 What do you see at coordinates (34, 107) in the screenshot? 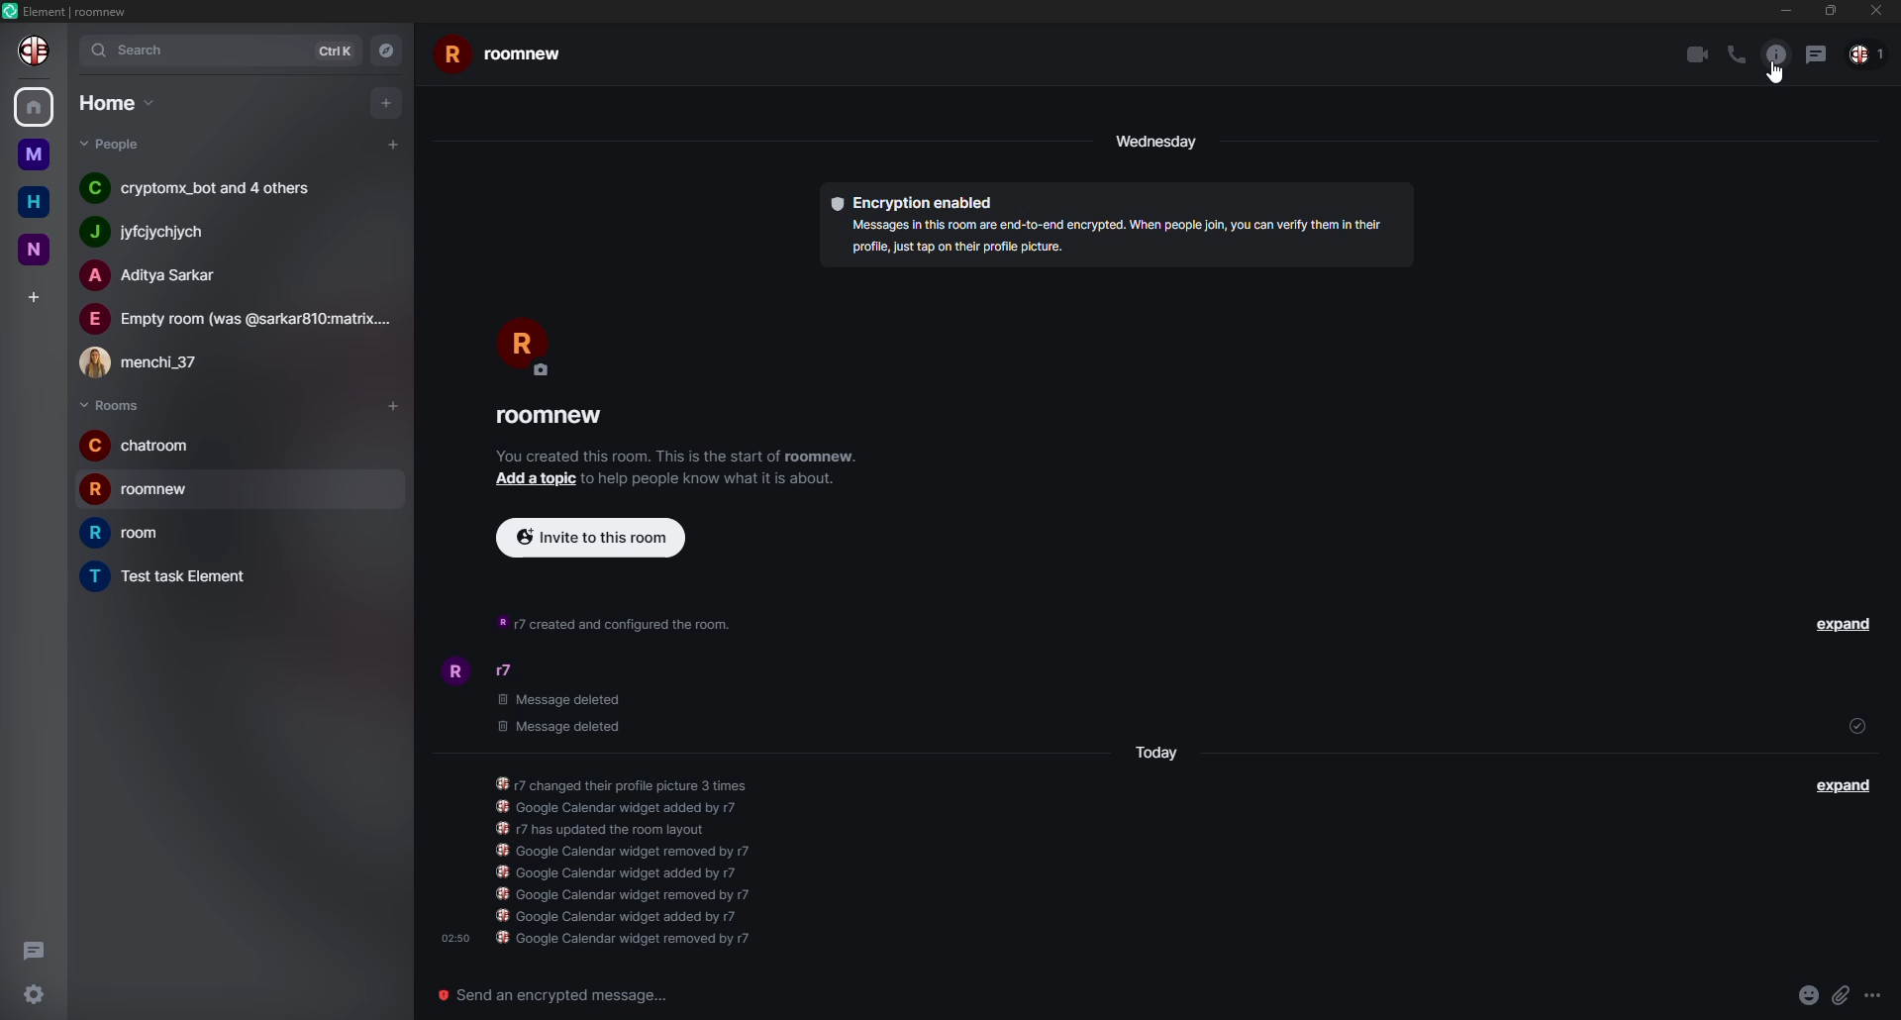
I see `home` at bounding box center [34, 107].